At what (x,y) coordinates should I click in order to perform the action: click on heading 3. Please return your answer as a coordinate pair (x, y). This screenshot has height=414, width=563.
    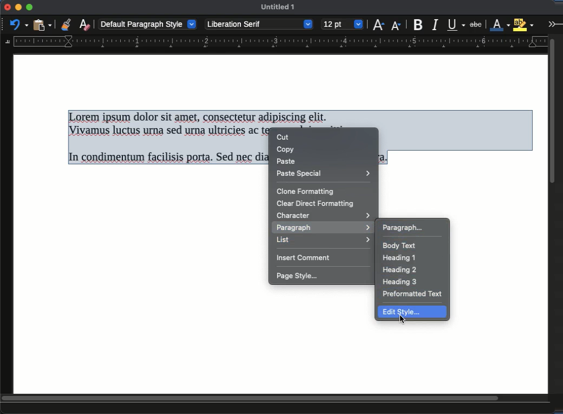
    Looking at the image, I should click on (401, 281).